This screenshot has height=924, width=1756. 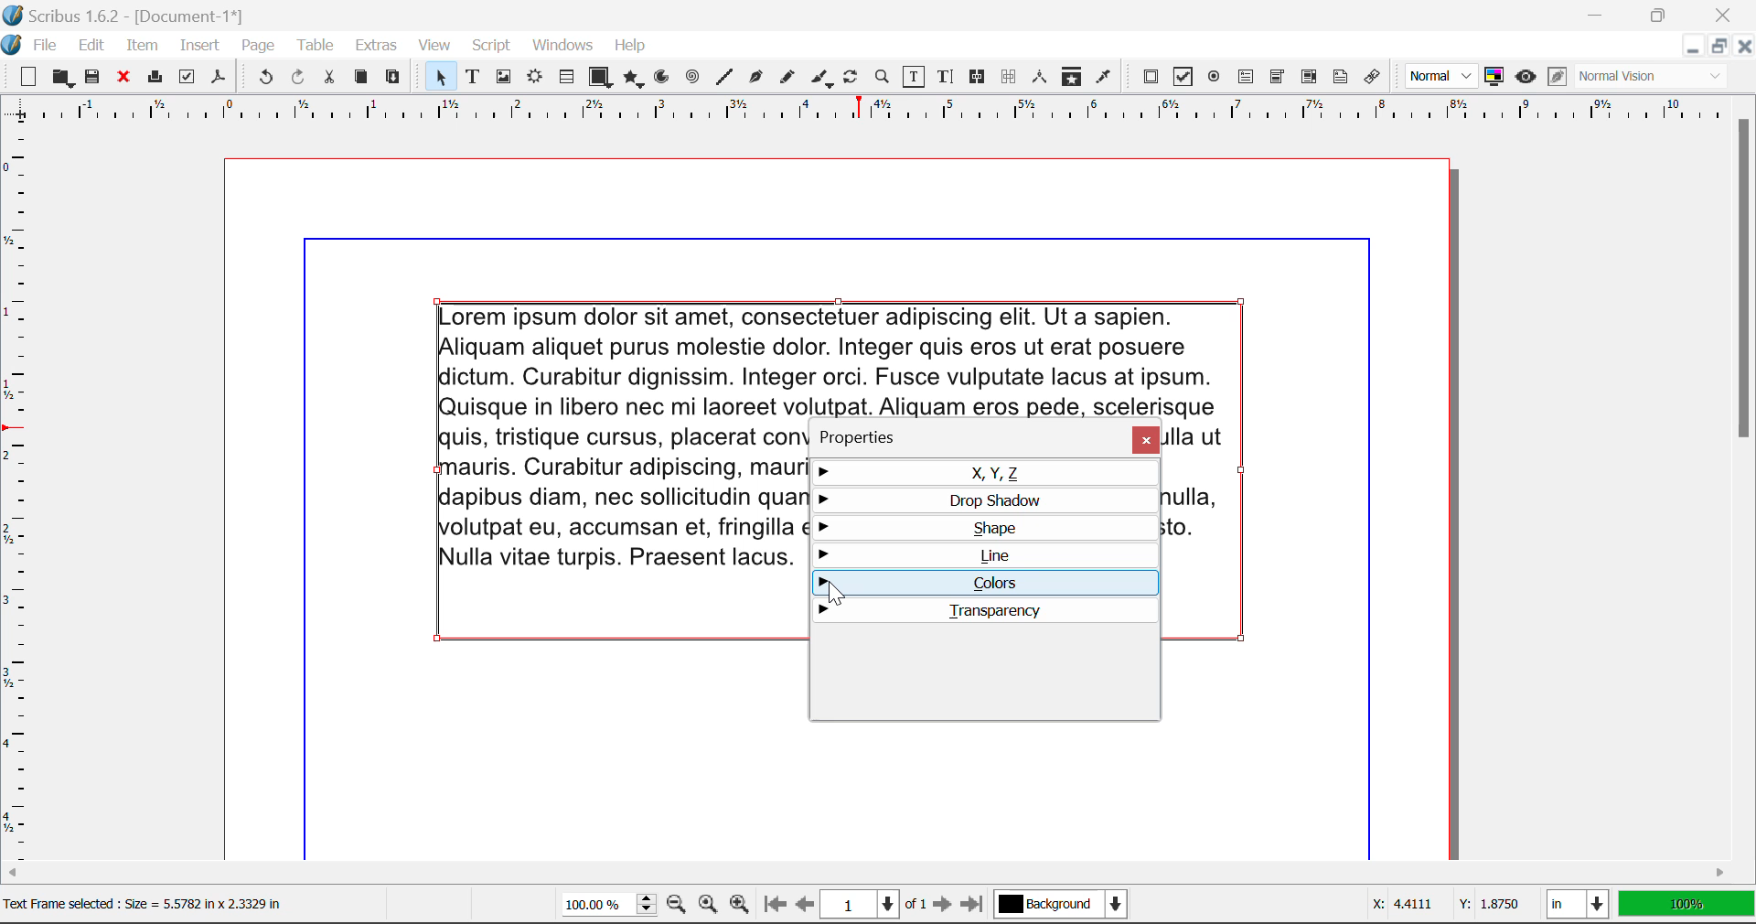 I want to click on Last Page, so click(x=976, y=908).